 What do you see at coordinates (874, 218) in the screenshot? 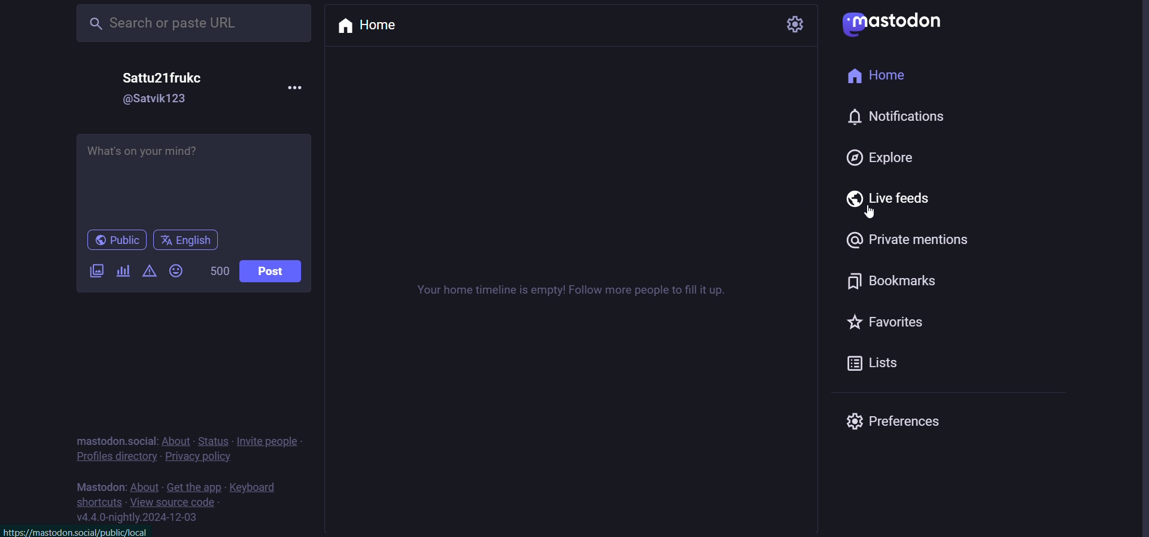
I see `cursor` at bounding box center [874, 218].